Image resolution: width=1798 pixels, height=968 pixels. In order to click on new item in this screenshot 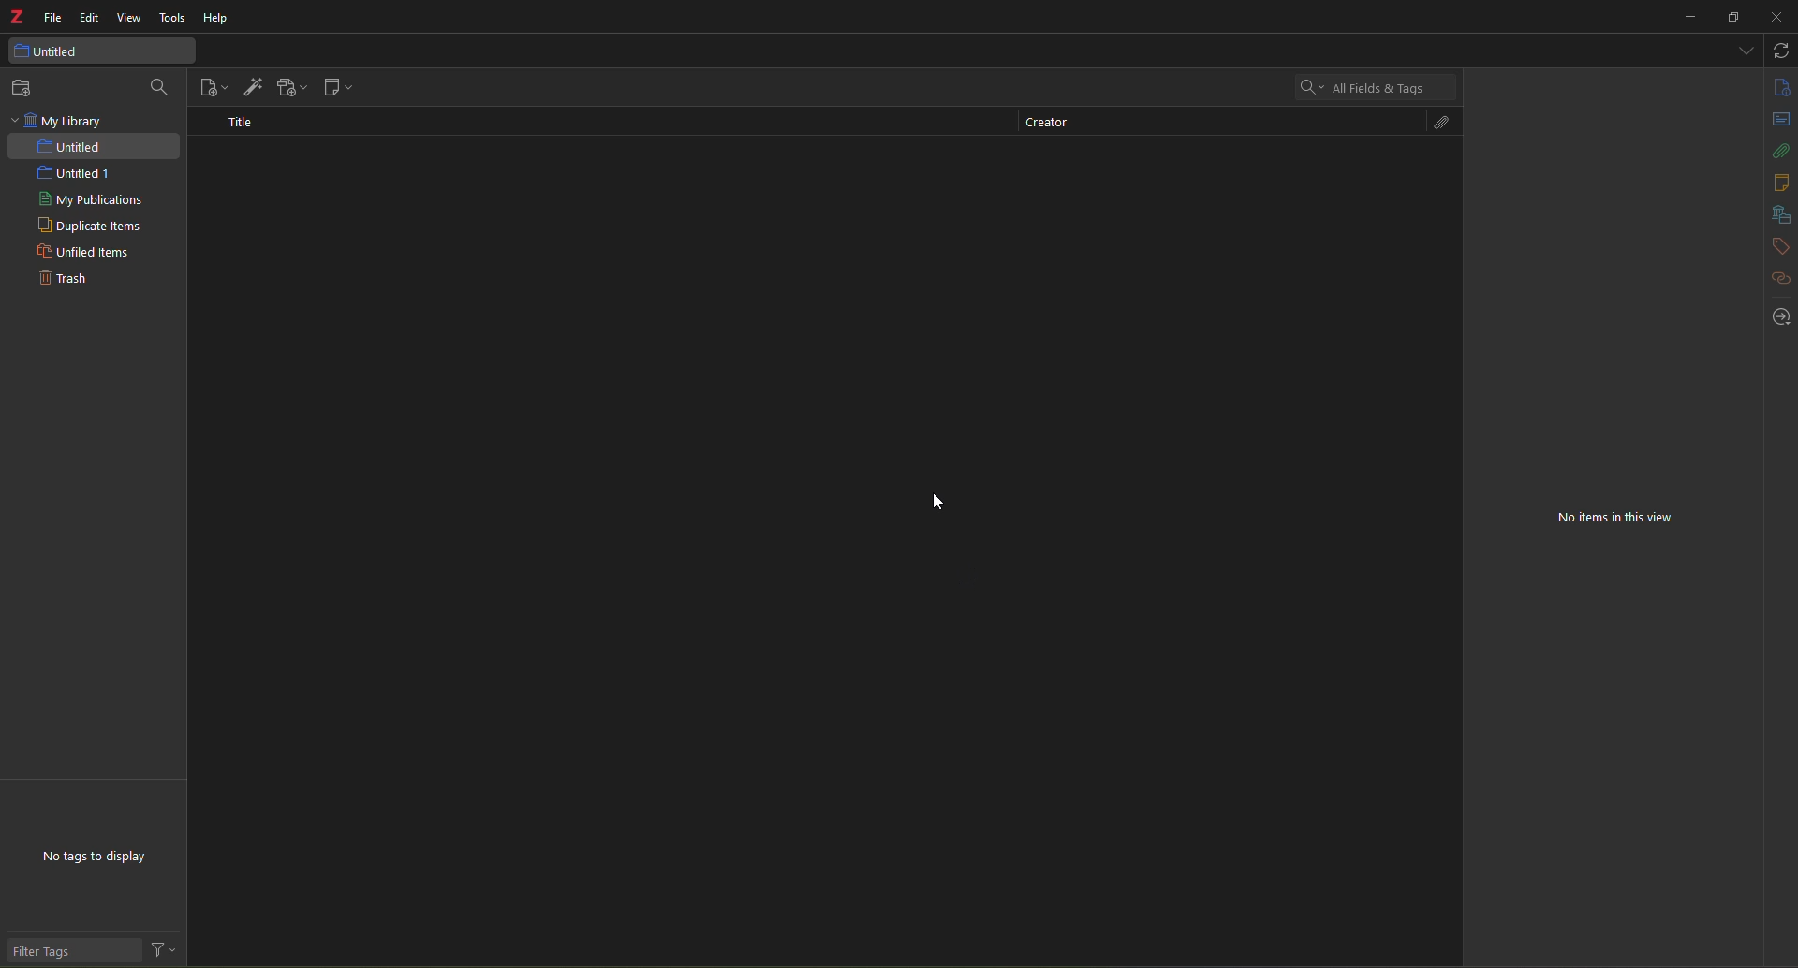, I will do `click(214, 87)`.